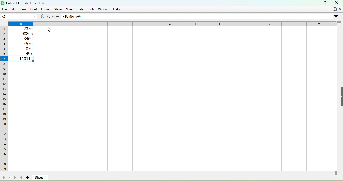 This screenshot has height=181, width=343. Describe the element at coordinates (339, 51) in the screenshot. I see `Vertical scroll bar` at that location.